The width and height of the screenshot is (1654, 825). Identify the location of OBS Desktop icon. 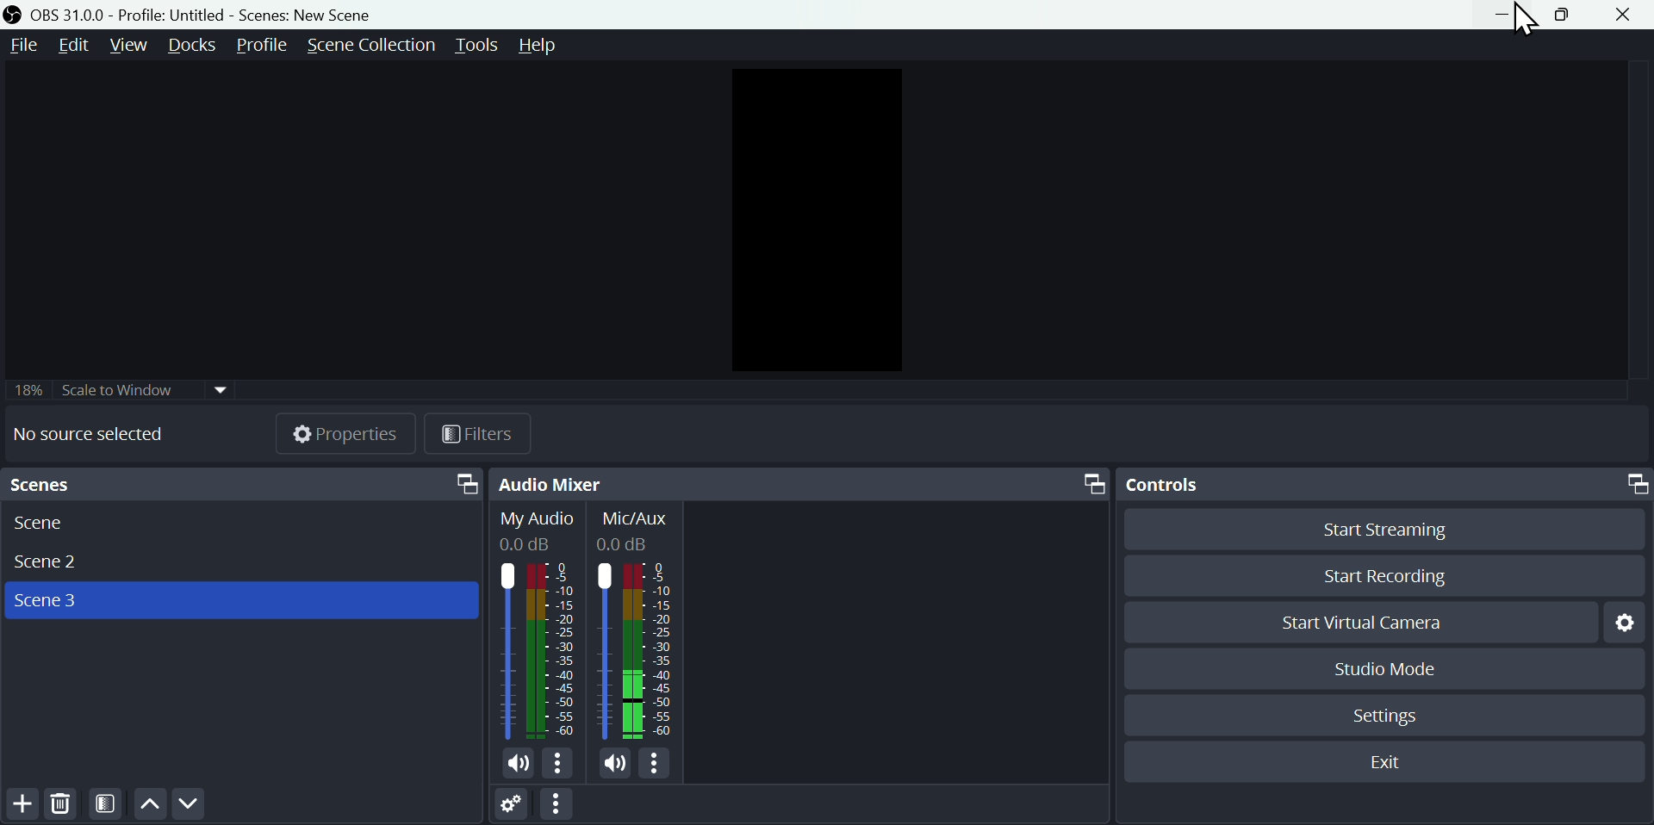
(14, 14).